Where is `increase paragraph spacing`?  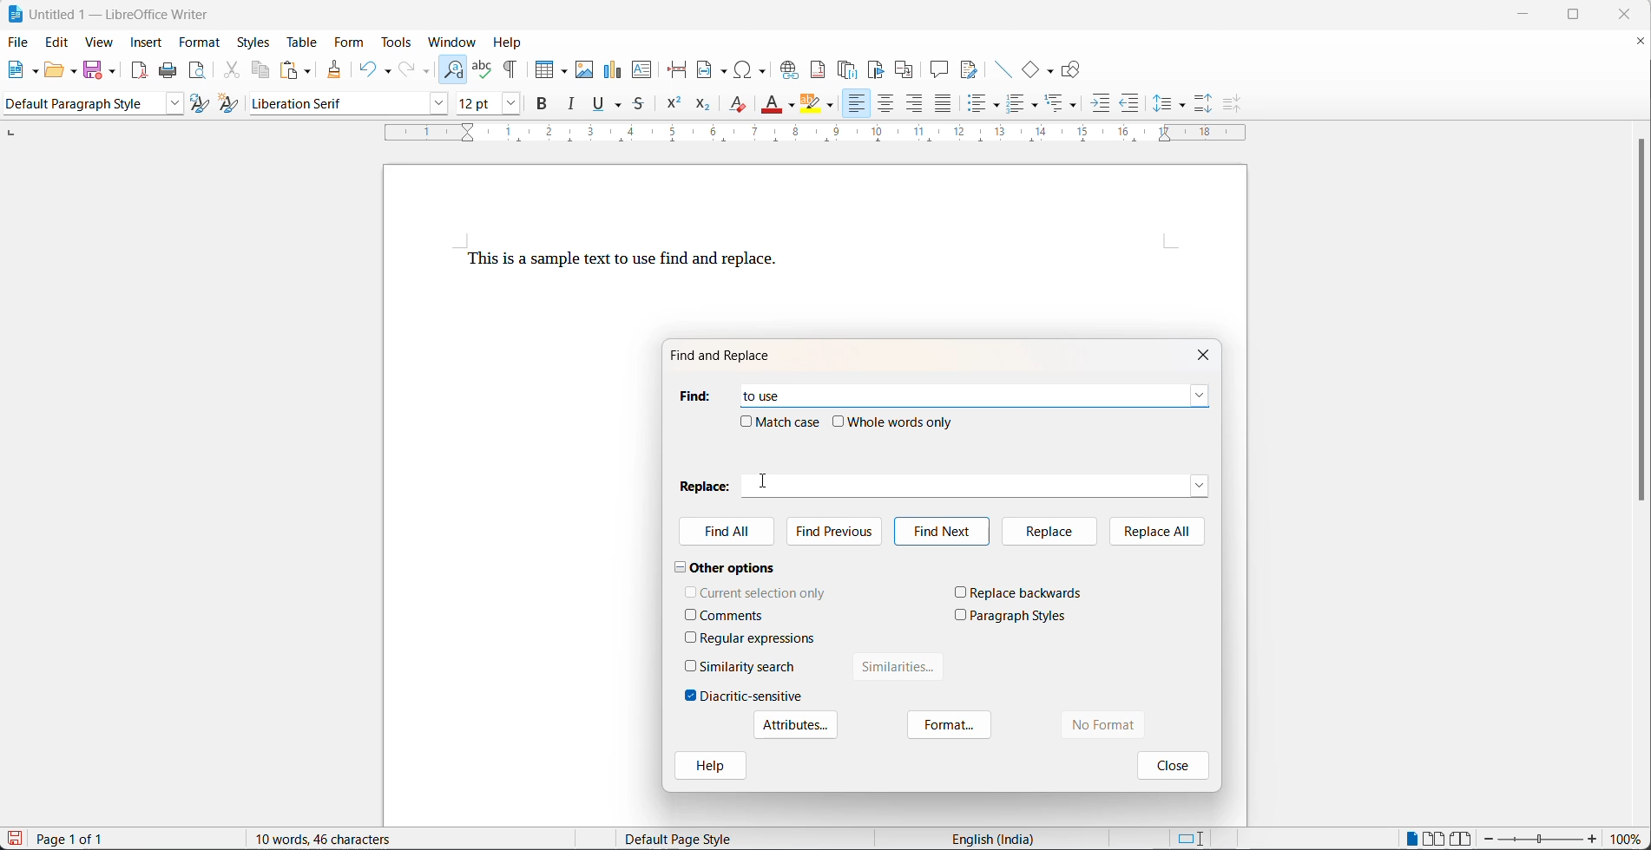
increase paragraph spacing is located at coordinates (1204, 101).